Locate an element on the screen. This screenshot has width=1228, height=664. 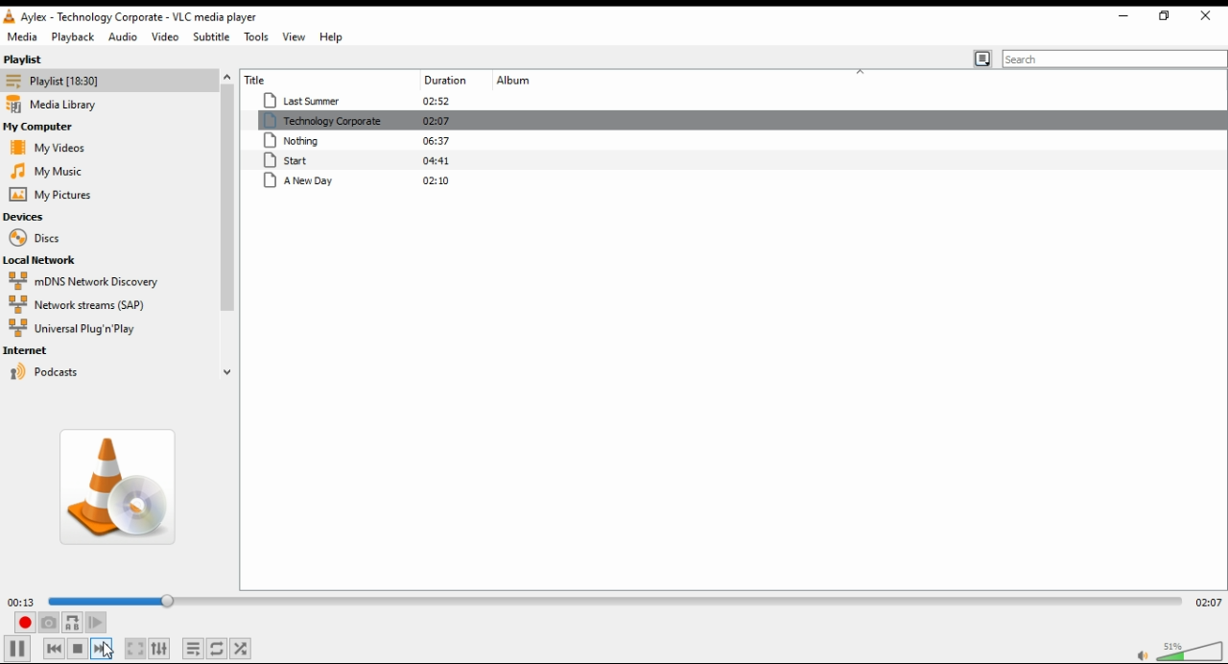
restore is located at coordinates (1159, 17).